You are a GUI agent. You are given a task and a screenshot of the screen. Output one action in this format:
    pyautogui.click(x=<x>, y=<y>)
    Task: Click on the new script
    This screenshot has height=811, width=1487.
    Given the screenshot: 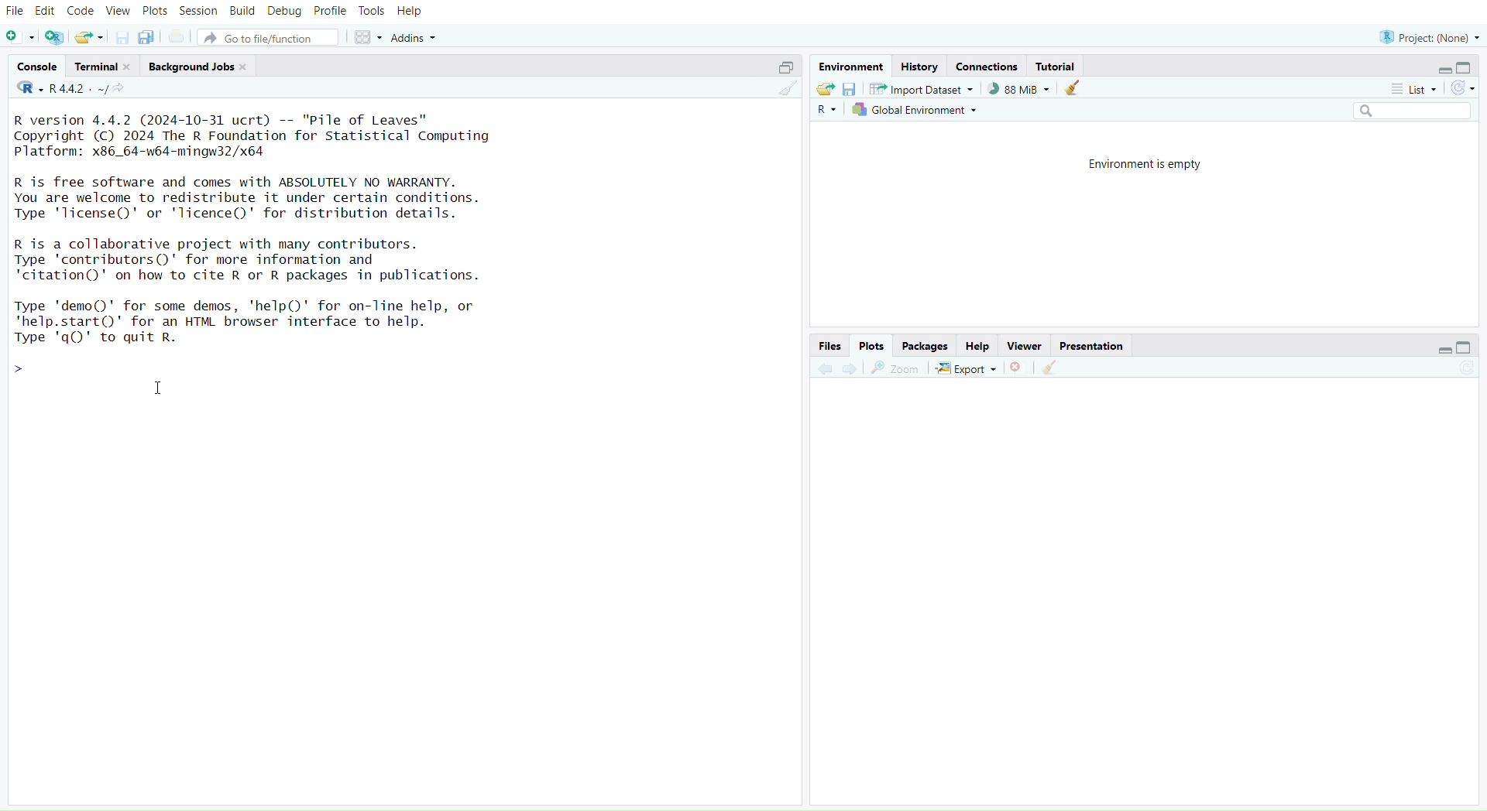 What is the action you would take?
    pyautogui.click(x=20, y=39)
    